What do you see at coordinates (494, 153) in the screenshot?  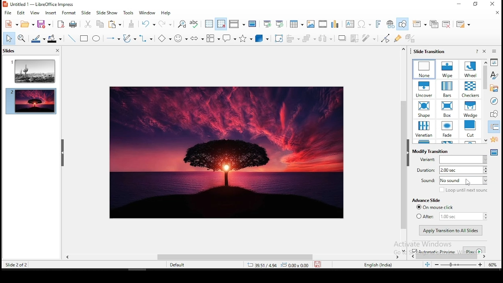 I see `master slides` at bounding box center [494, 153].